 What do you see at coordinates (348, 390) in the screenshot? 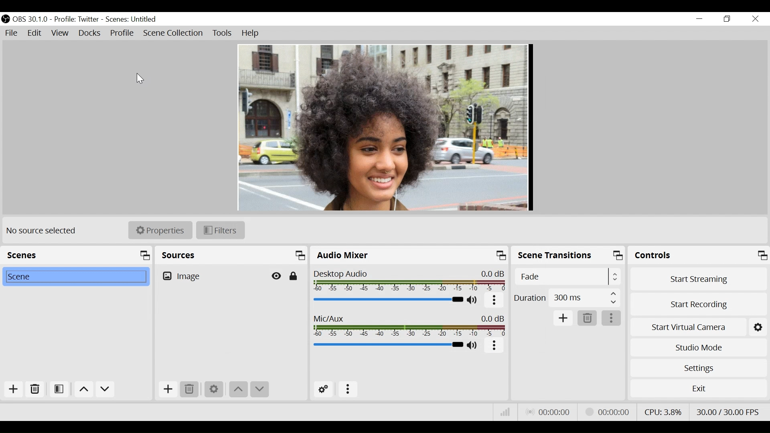
I see `More Options` at bounding box center [348, 390].